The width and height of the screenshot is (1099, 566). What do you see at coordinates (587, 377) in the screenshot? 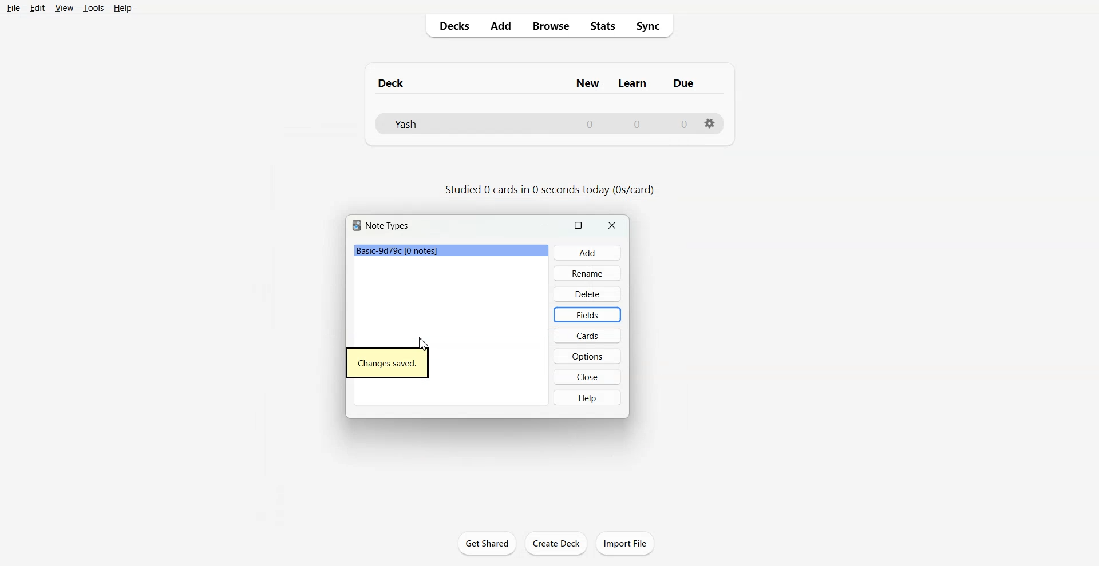
I see `Close` at bounding box center [587, 377].